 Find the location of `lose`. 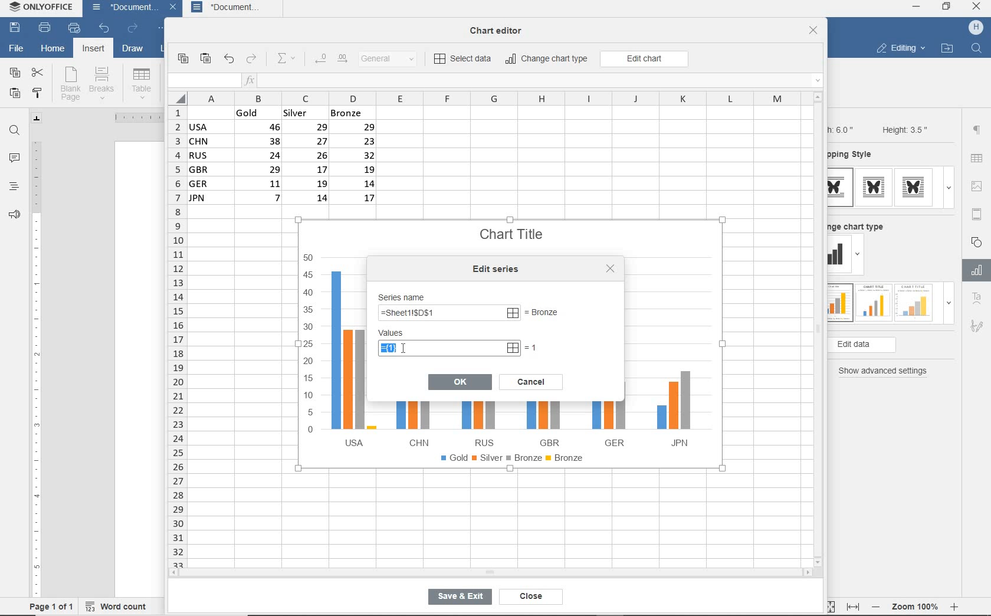

lose is located at coordinates (610, 268).